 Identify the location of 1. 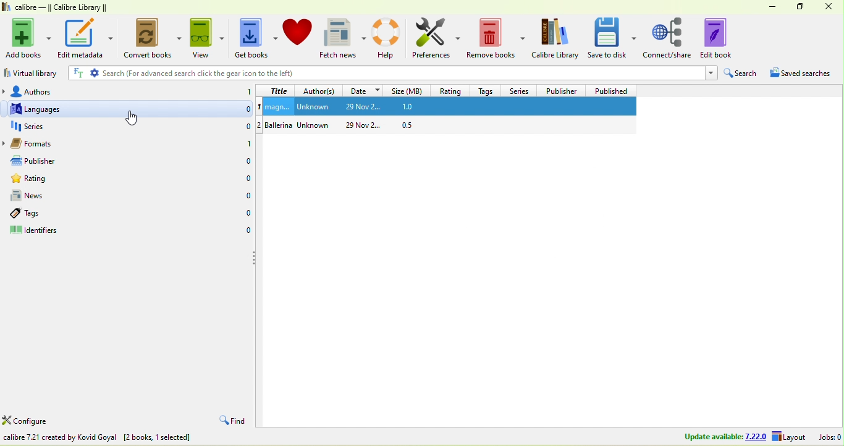
(247, 94).